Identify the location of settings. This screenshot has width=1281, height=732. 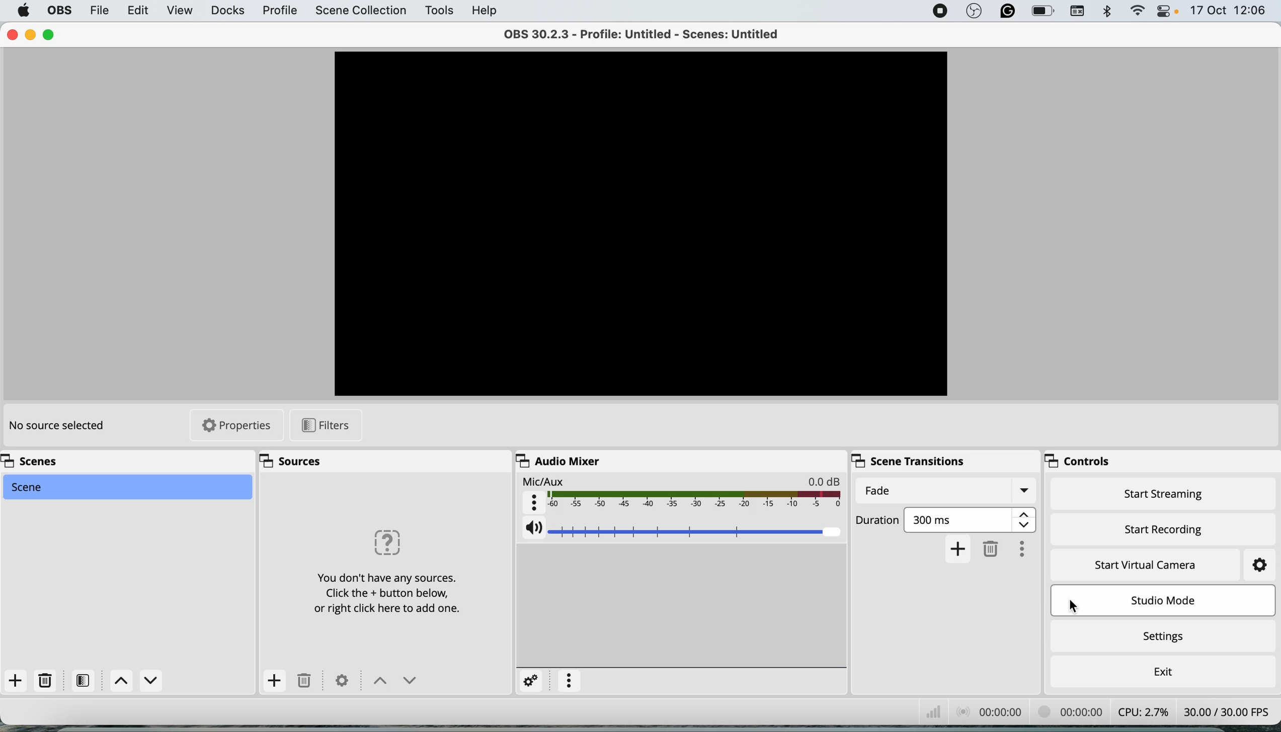
(1166, 634).